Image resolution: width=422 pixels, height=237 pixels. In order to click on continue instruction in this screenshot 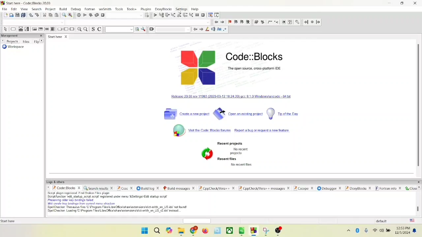, I will do `click(66, 29)`.